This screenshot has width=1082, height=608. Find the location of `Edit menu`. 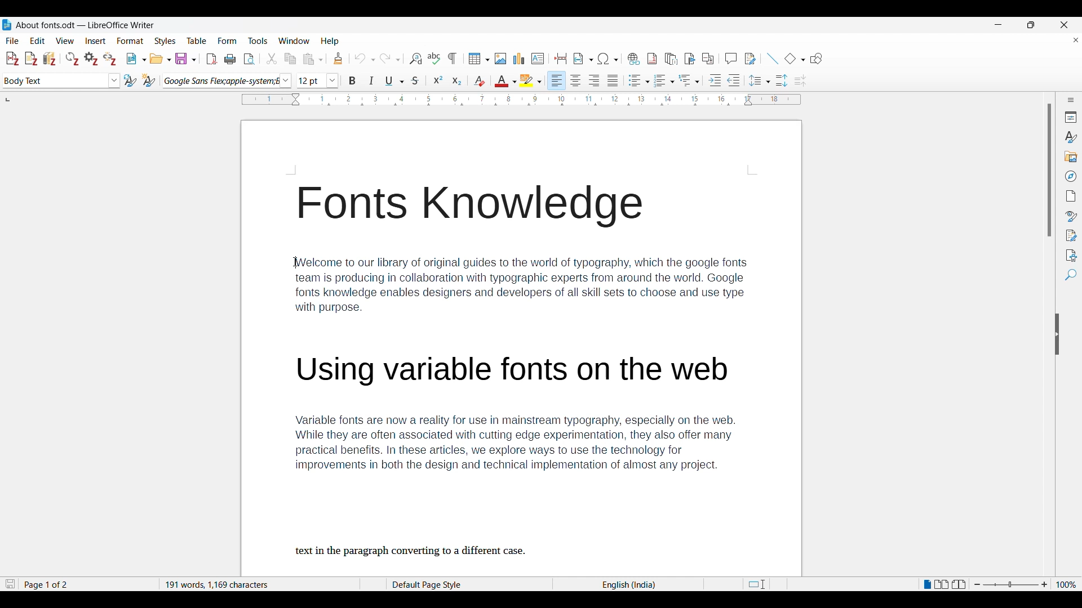

Edit menu is located at coordinates (37, 41).